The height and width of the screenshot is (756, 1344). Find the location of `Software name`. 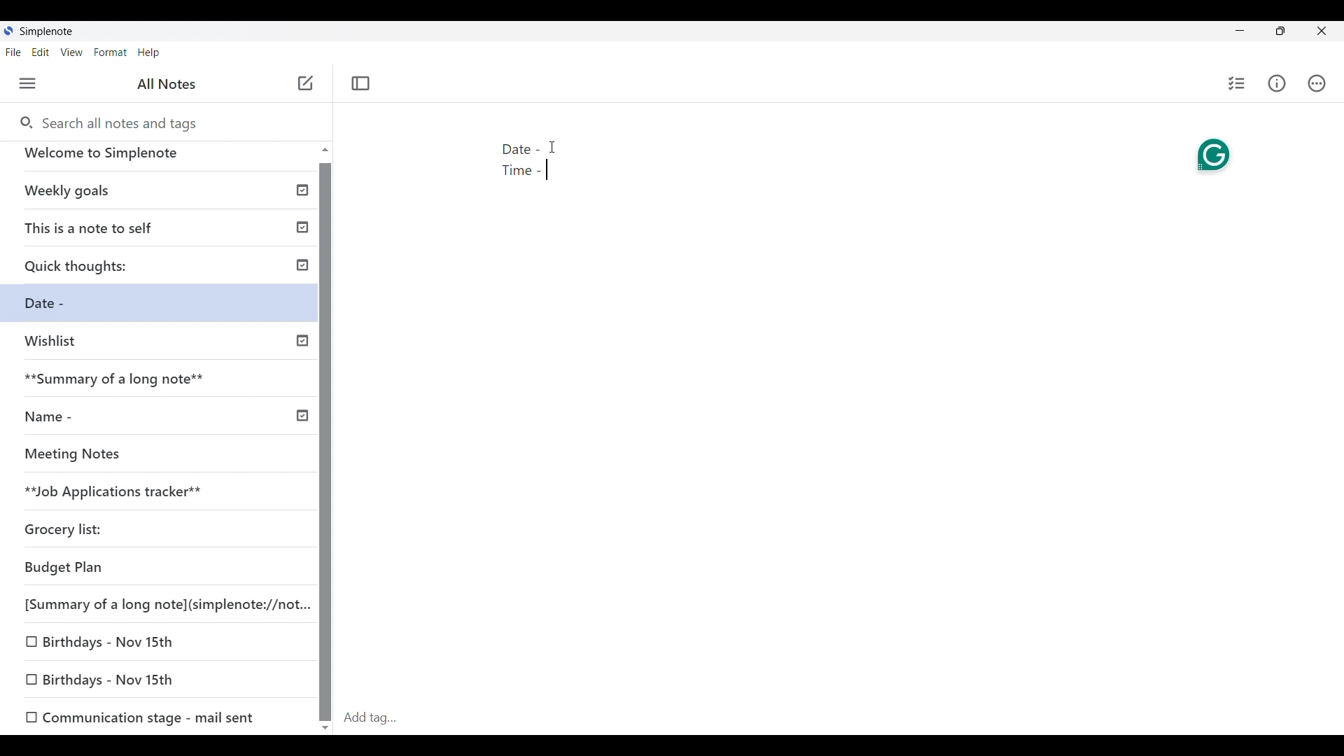

Software name is located at coordinates (46, 31).